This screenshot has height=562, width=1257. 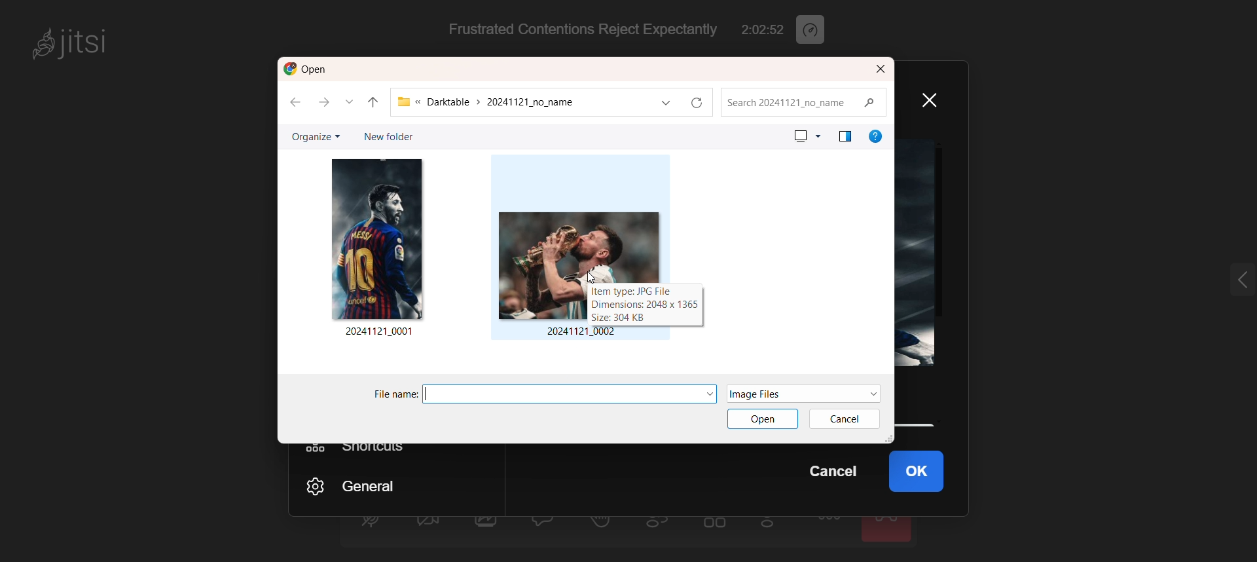 What do you see at coordinates (806, 135) in the screenshot?
I see `preview` at bounding box center [806, 135].